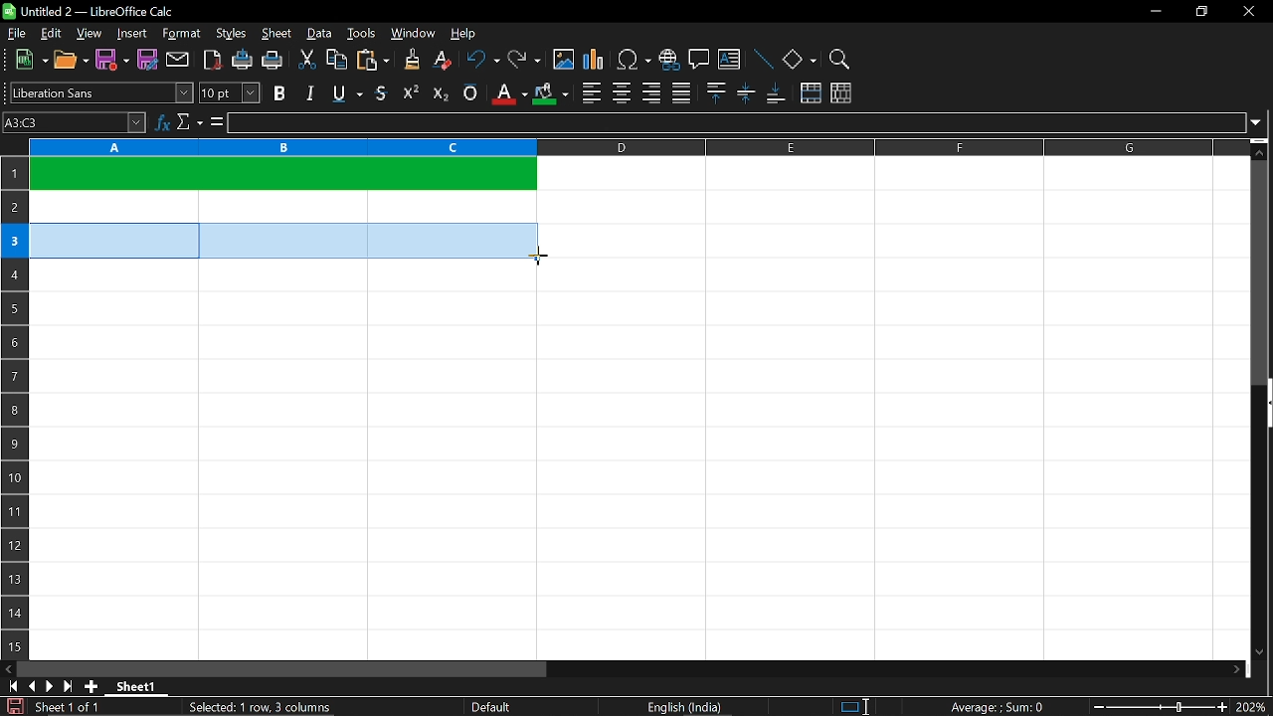 The width and height of the screenshot is (1273, 716). Describe the element at coordinates (48, 34) in the screenshot. I see `edit` at that location.